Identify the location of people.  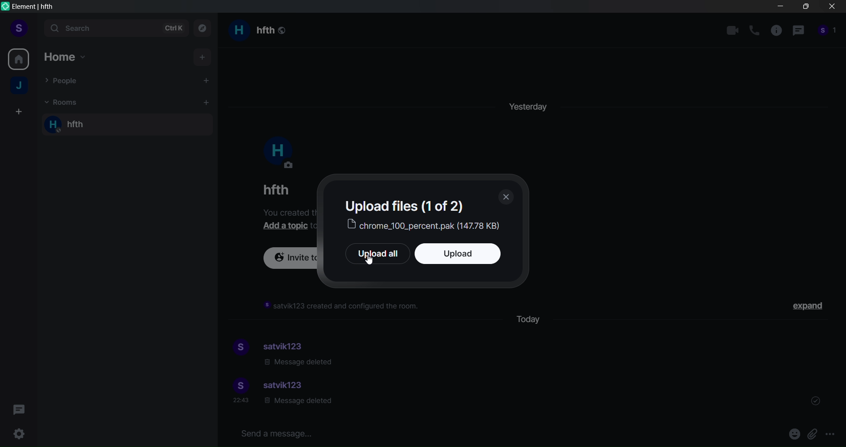
(827, 33).